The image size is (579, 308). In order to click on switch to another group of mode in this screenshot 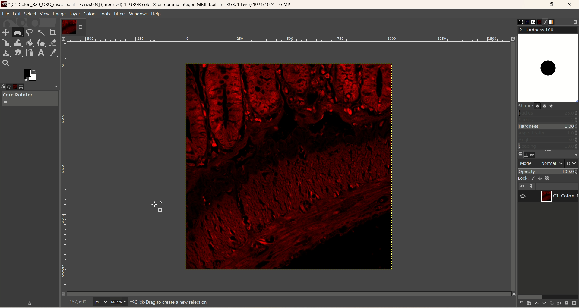, I will do `click(572, 163)`.